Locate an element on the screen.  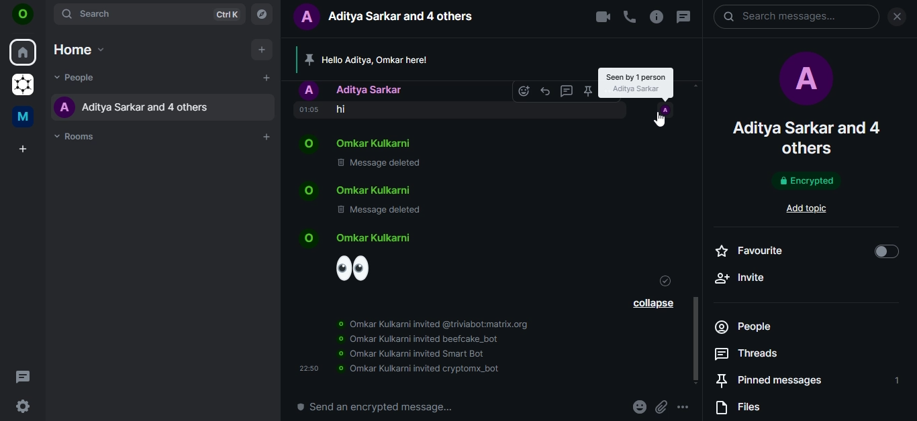
add room is located at coordinates (267, 137).